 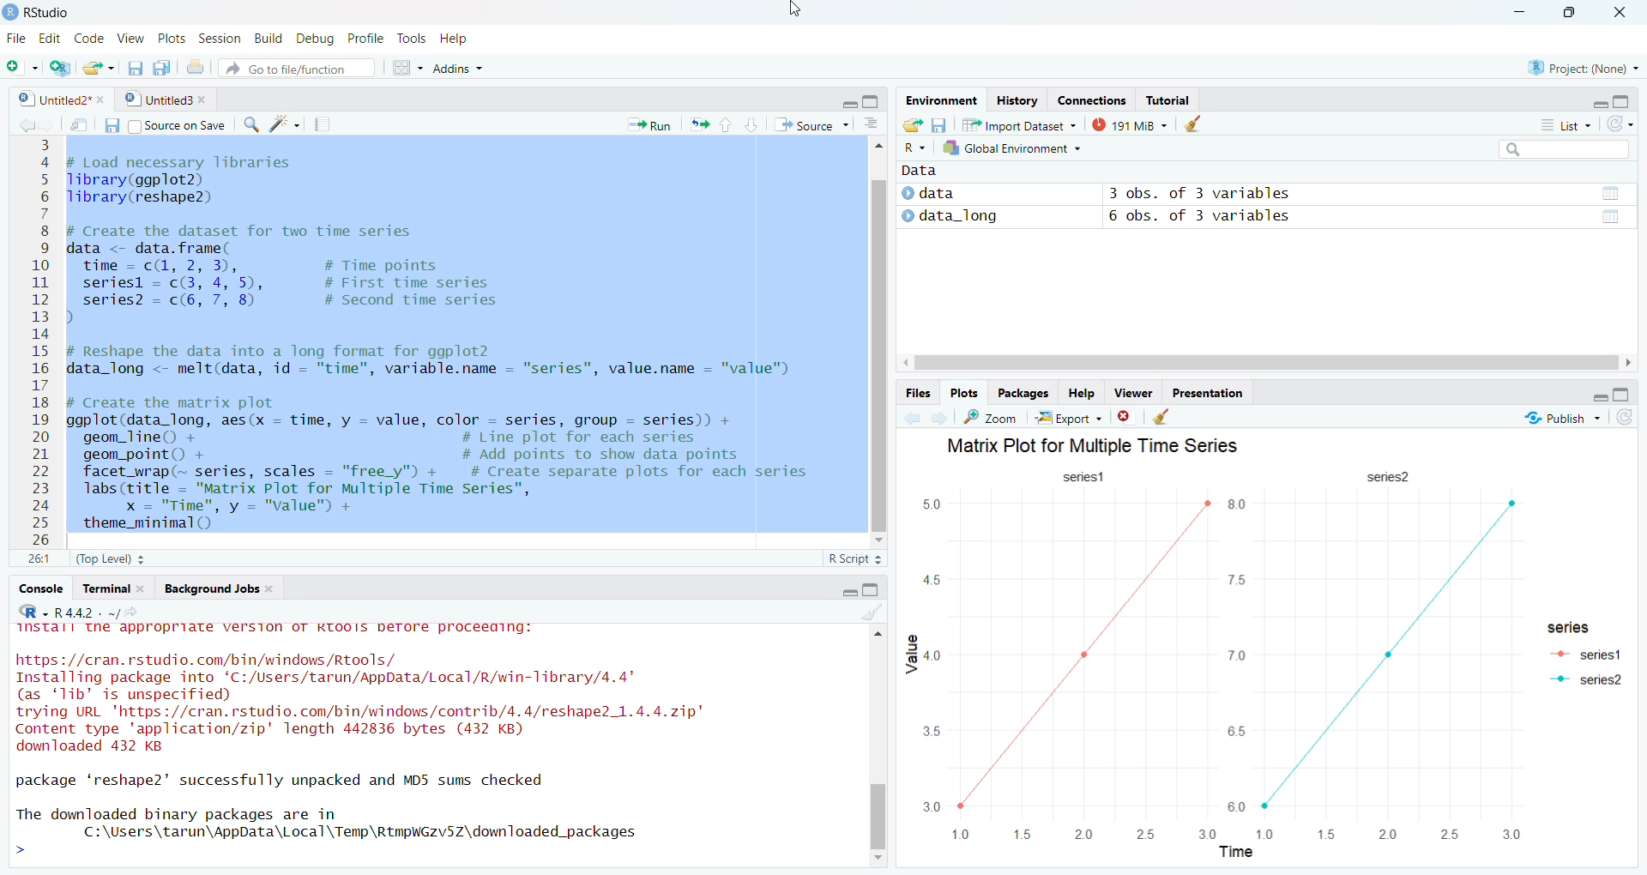 I want to click on  Publish , so click(x=1560, y=417).